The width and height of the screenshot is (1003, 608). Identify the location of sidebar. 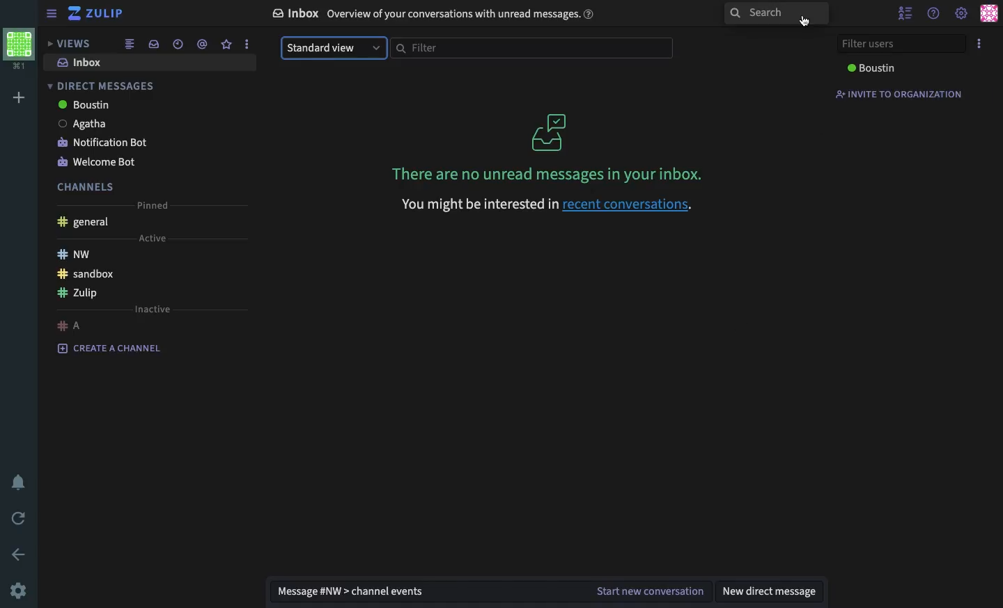
(51, 14).